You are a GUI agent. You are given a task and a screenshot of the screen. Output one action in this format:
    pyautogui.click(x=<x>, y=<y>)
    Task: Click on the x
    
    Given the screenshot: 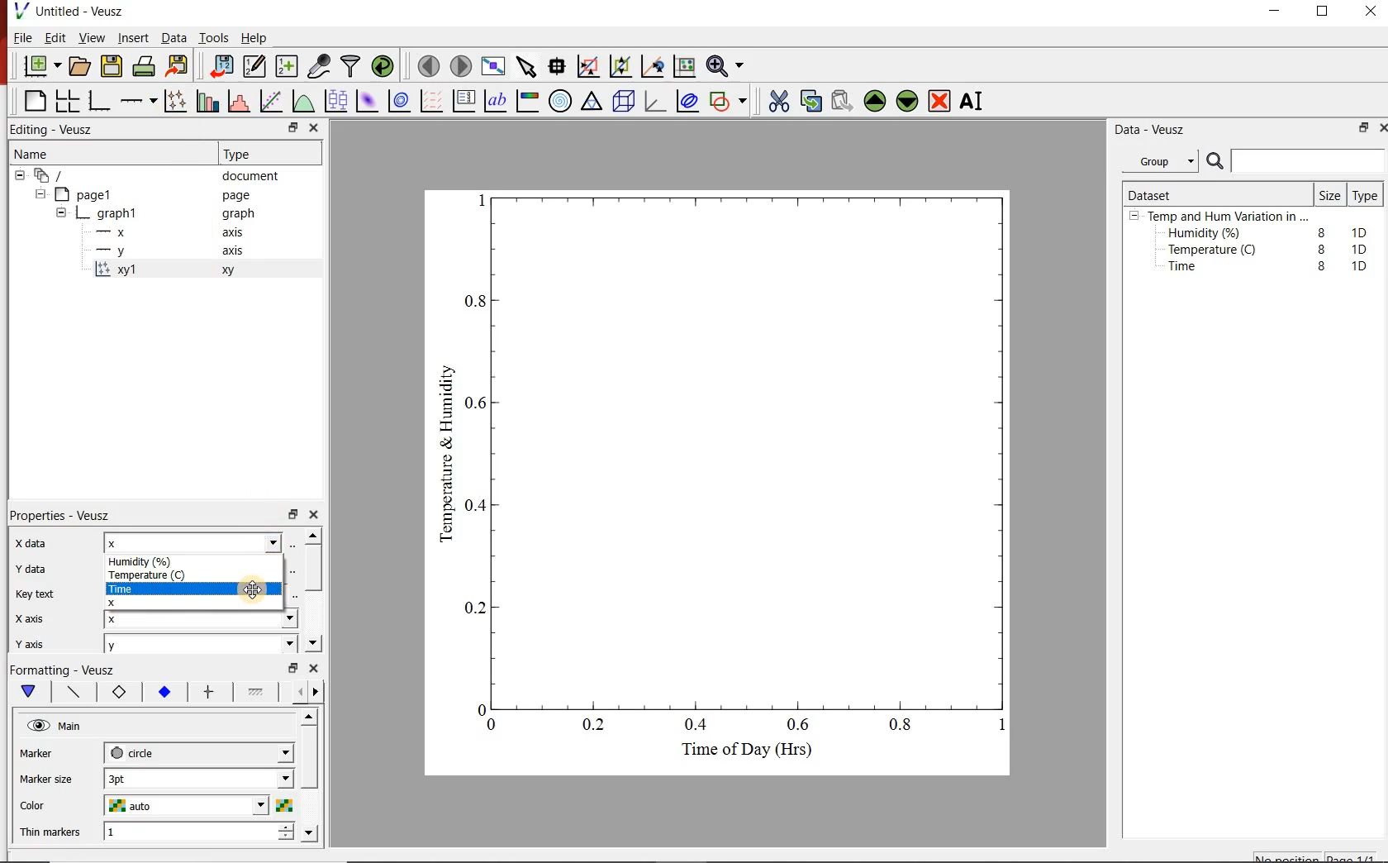 What is the action you would take?
    pyautogui.click(x=132, y=602)
    